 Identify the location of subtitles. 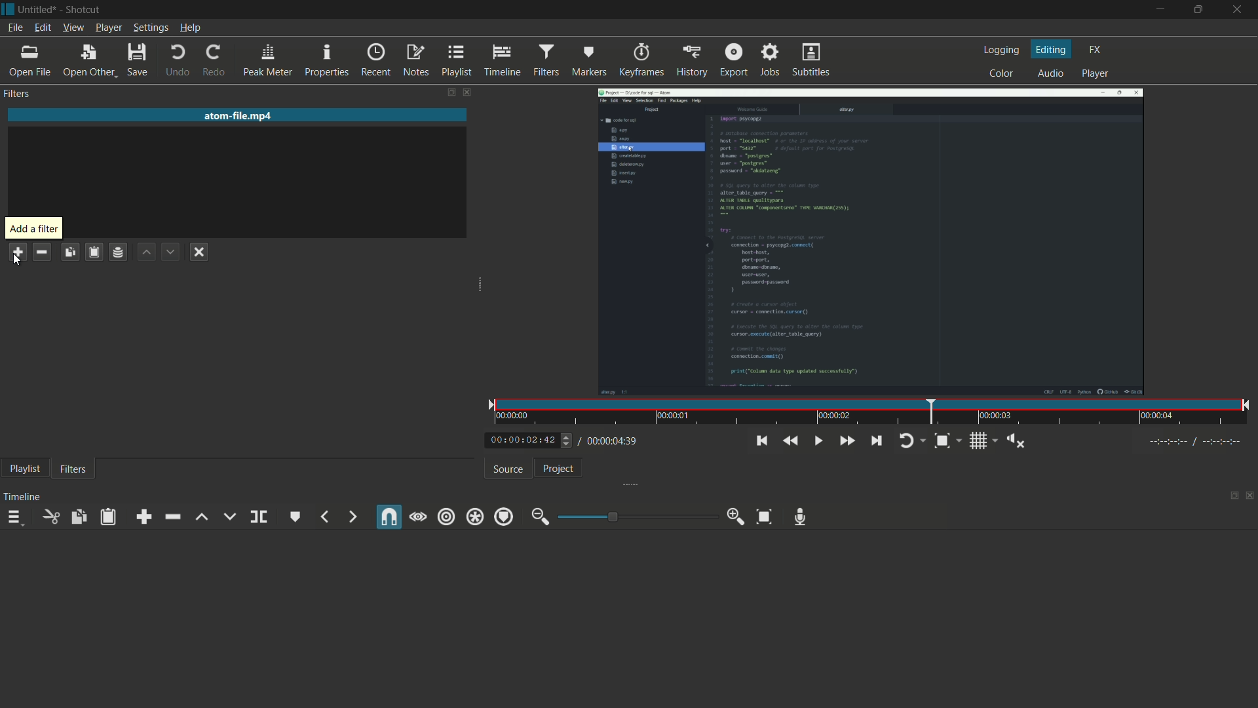
(810, 60).